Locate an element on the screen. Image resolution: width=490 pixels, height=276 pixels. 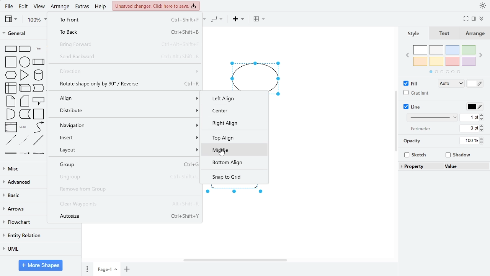
vertical scrollbar is located at coordinates (395, 120).